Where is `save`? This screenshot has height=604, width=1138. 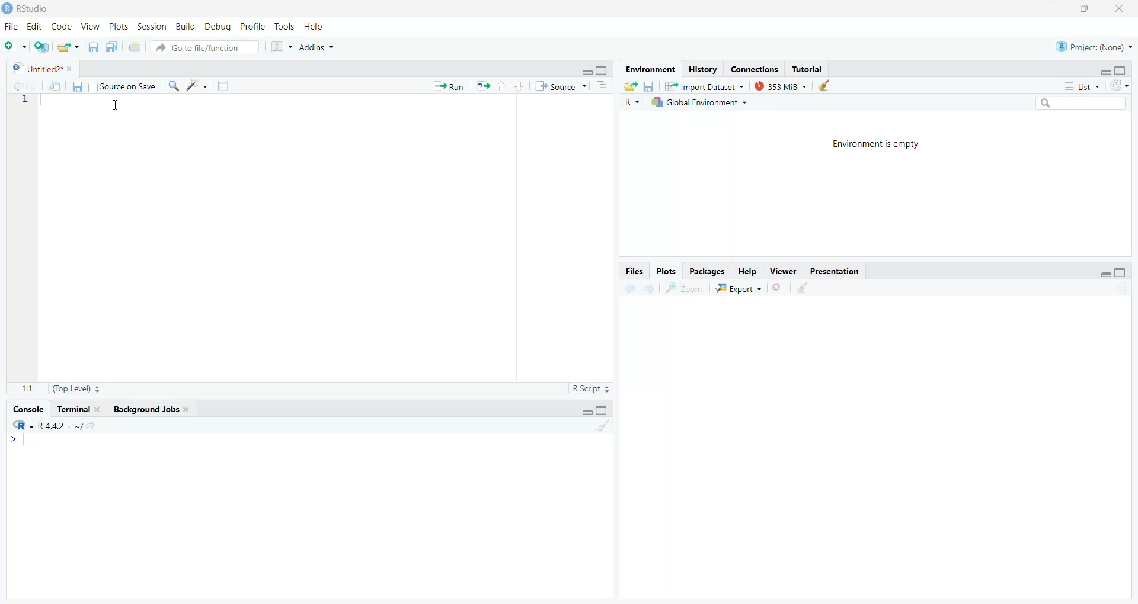
save is located at coordinates (650, 86).